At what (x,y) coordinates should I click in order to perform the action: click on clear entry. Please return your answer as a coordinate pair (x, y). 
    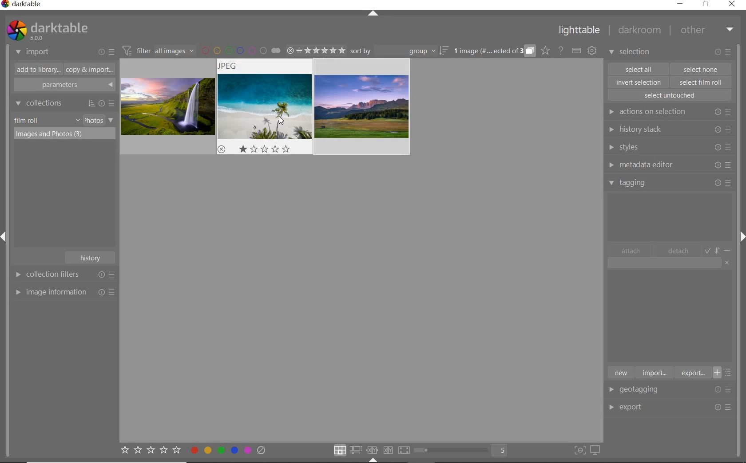
    Looking at the image, I should click on (727, 262).